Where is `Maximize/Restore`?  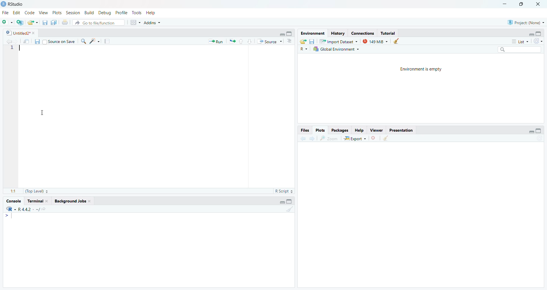
Maximize/Restore is located at coordinates (539, 131).